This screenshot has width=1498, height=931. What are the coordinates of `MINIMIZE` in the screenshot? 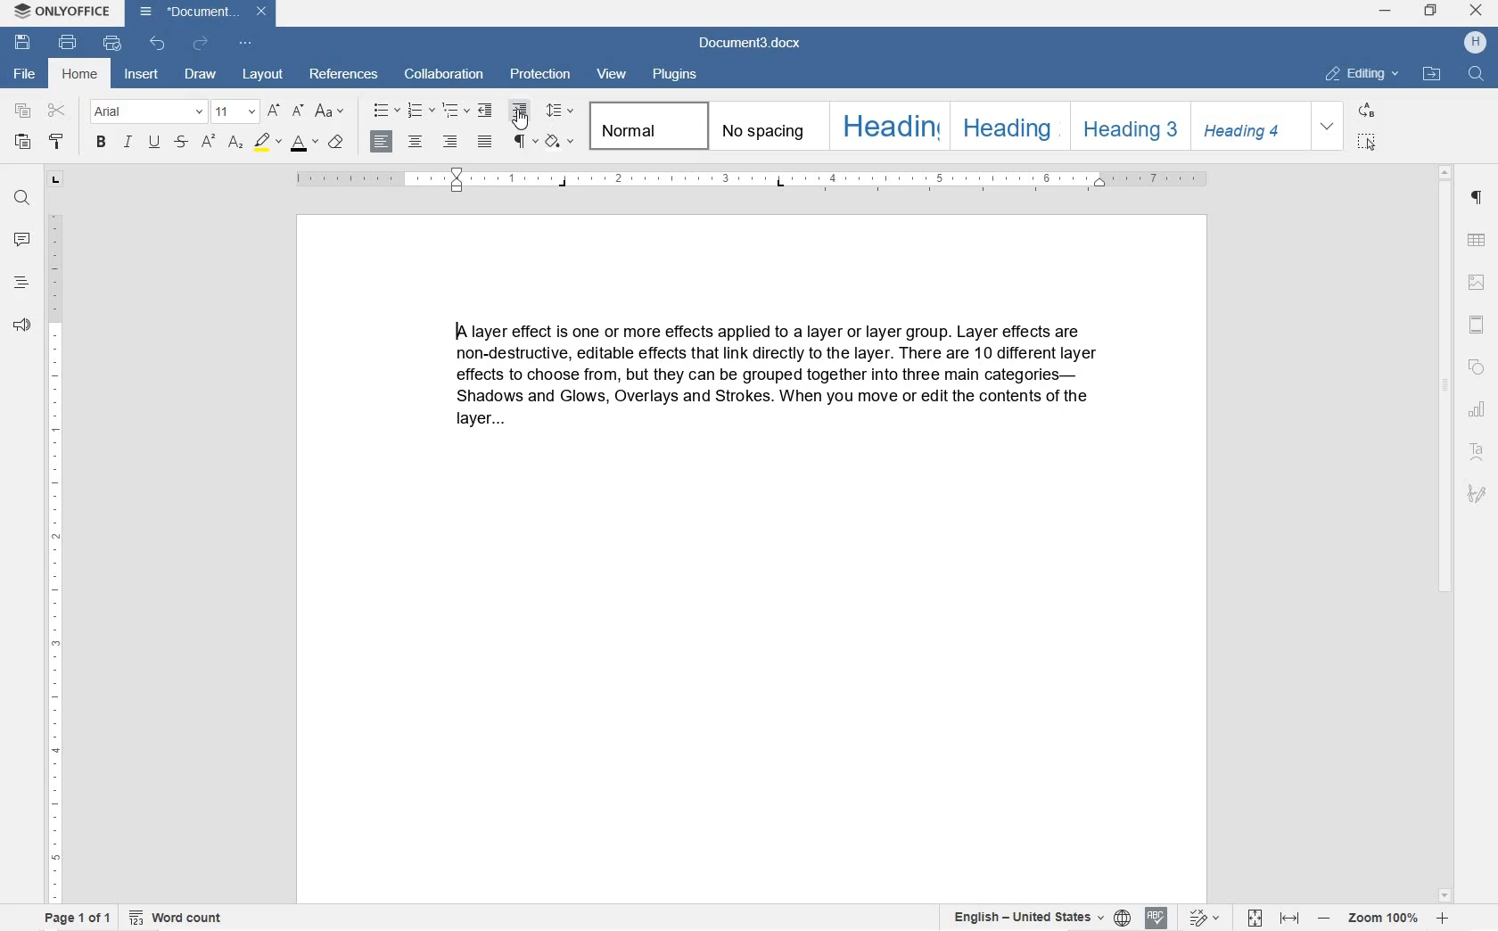 It's located at (1384, 12).